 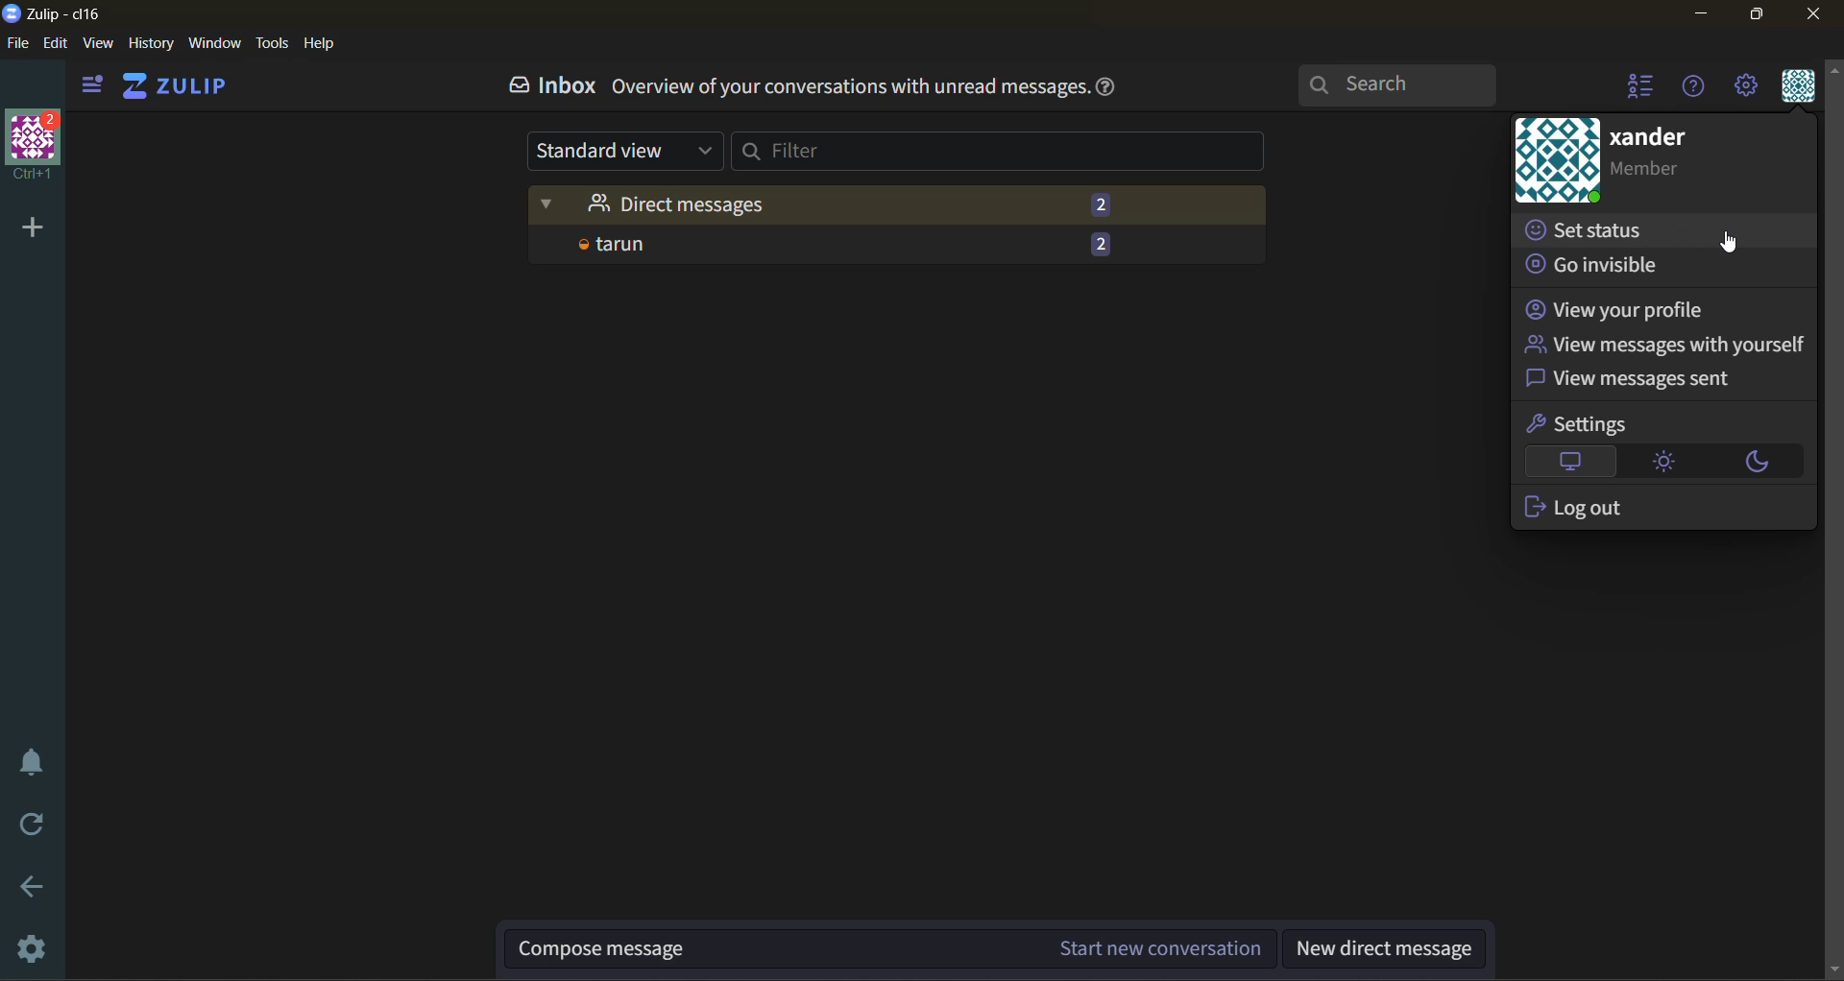 I want to click on hide users list, so click(x=1635, y=86).